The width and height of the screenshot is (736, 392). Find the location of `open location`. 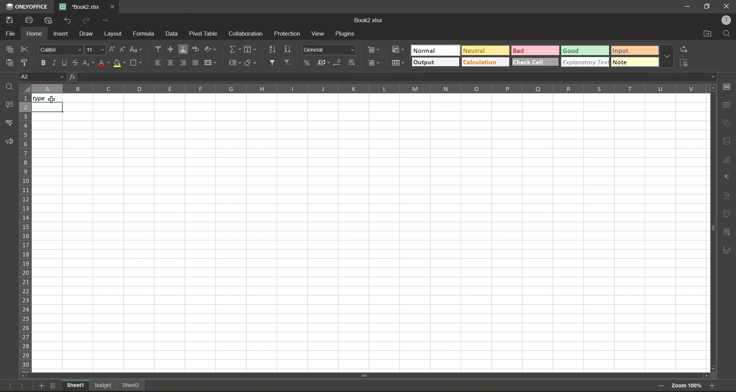

open location is located at coordinates (706, 34).